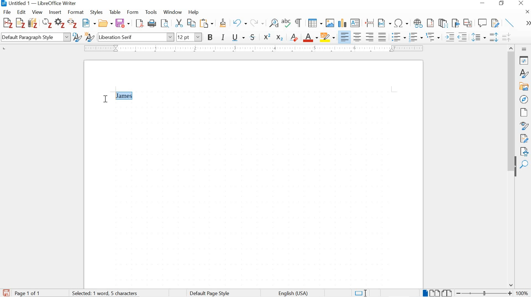  What do you see at coordinates (211, 293) in the screenshot?
I see `default page style` at bounding box center [211, 293].